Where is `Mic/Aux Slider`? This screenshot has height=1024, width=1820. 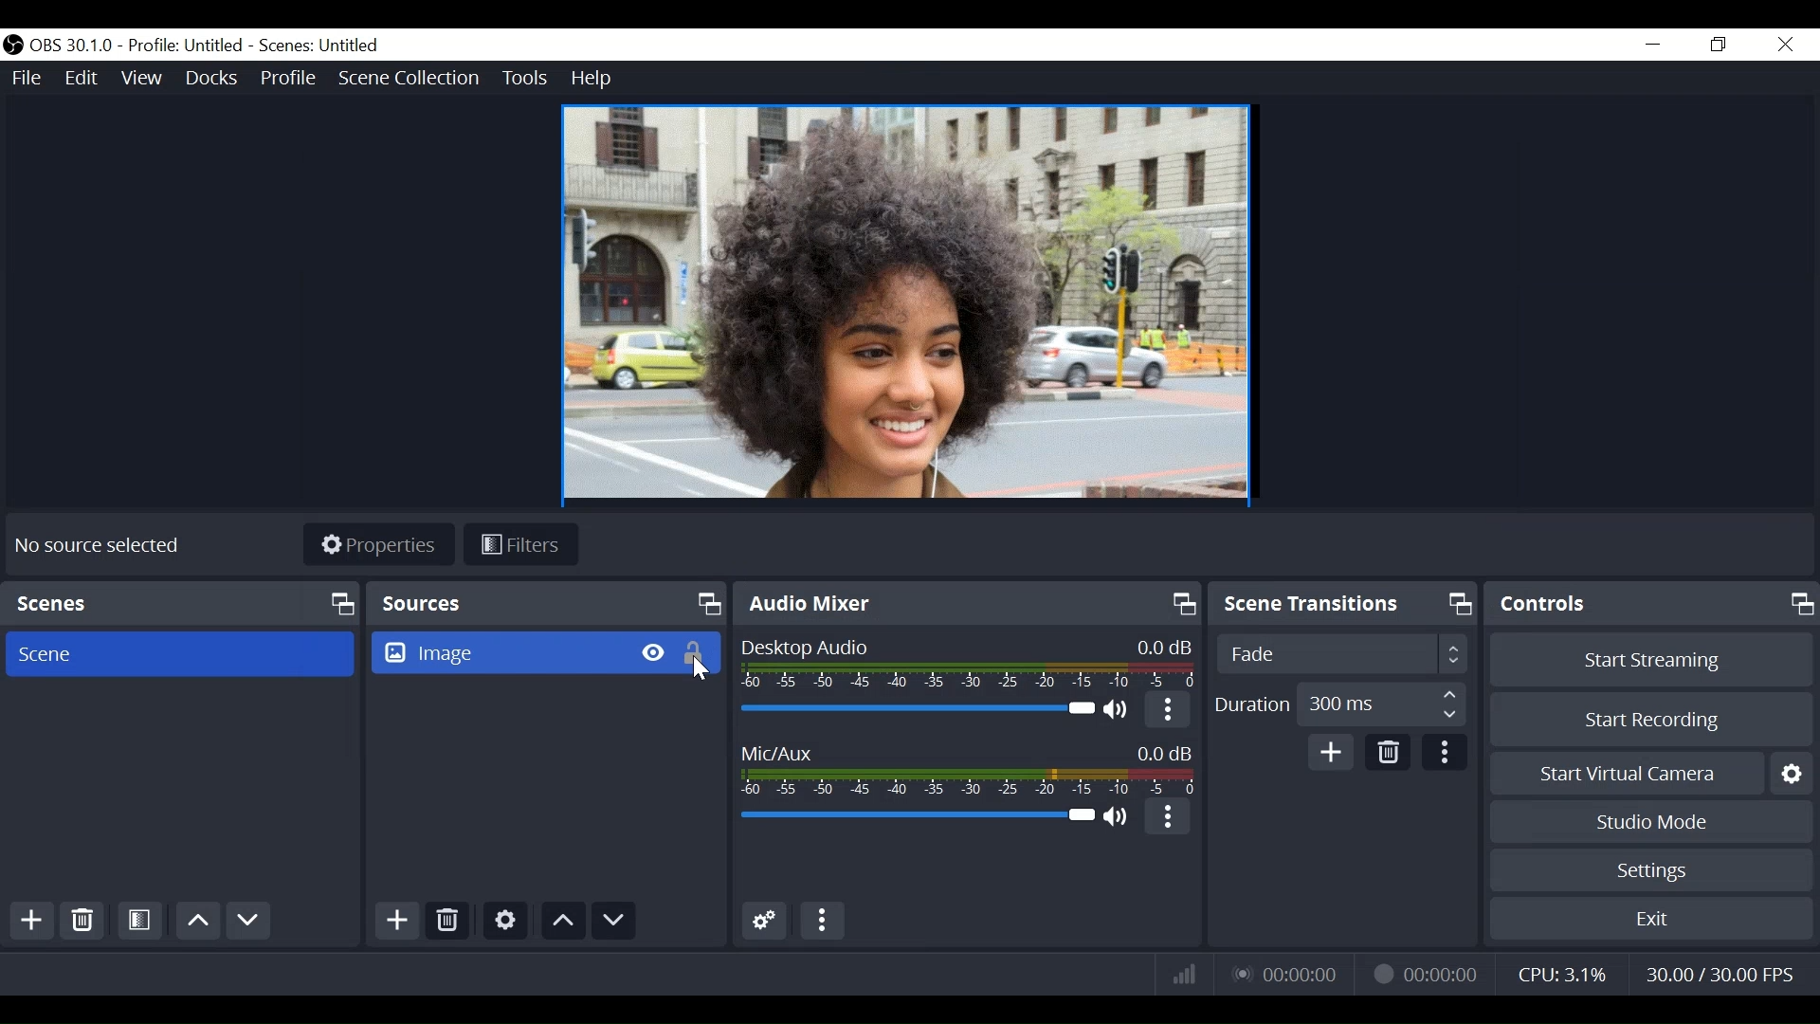
Mic/Aux Slider is located at coordinates (915, 816).